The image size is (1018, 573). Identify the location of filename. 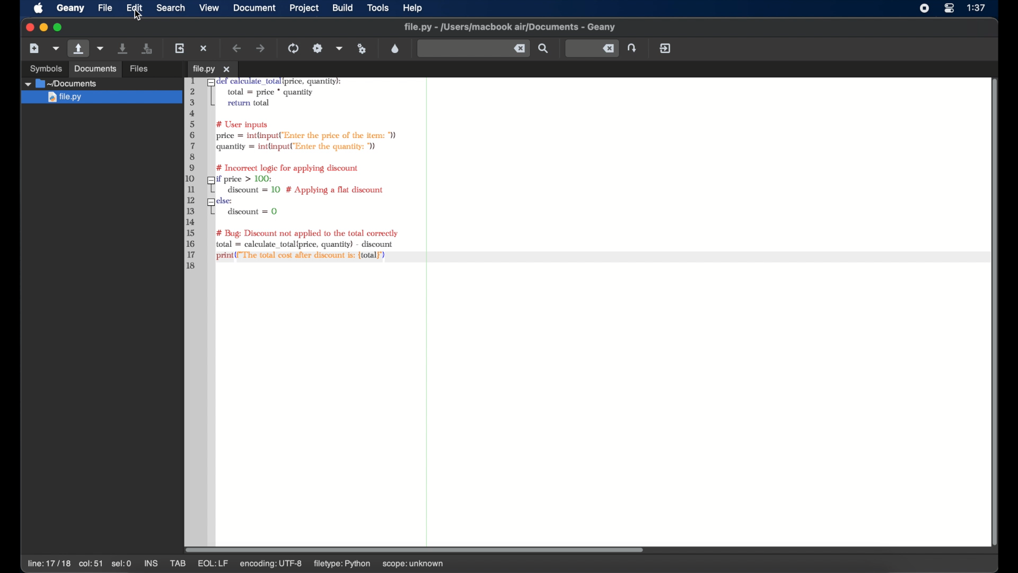
(510, 27).